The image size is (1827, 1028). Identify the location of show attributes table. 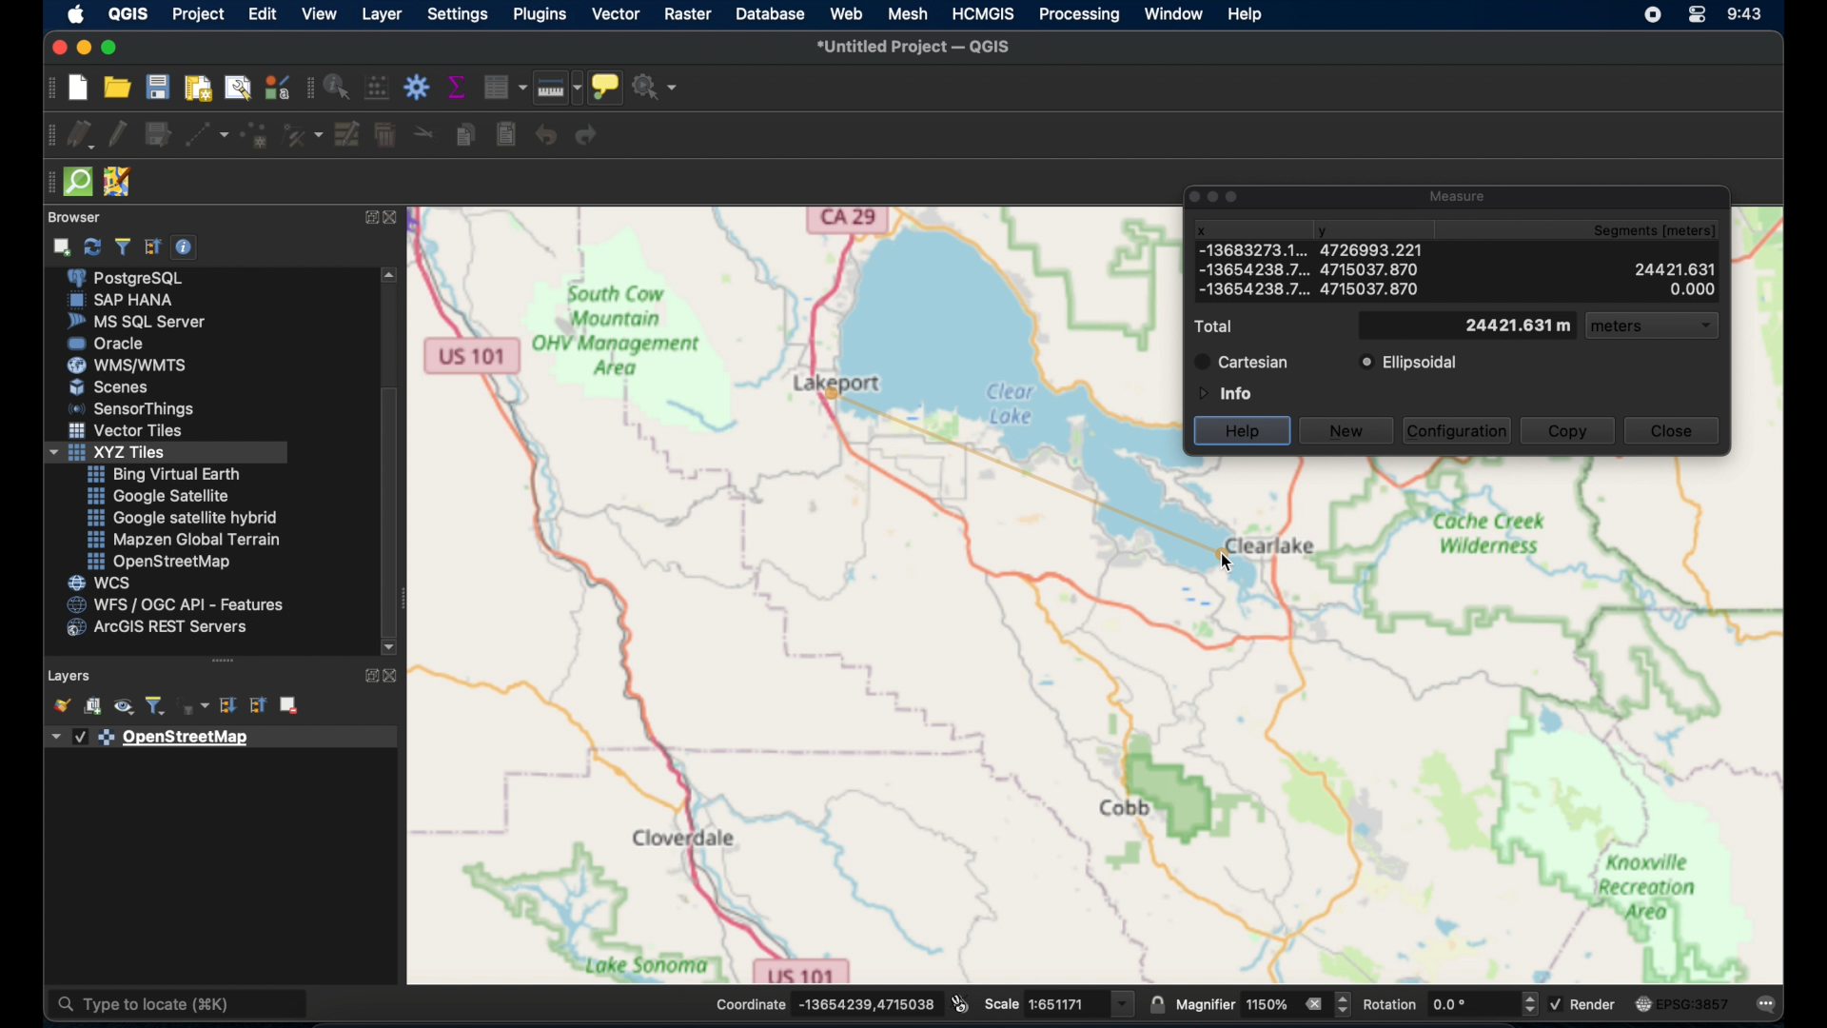
(504, 87).